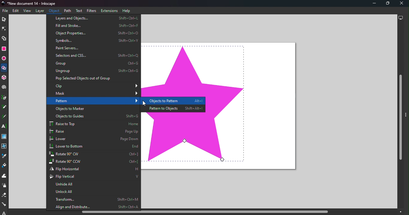 The image size is (409, 215). Describe the element at coordinates (193, 137) in the screenshot. I see `shape` at that location.